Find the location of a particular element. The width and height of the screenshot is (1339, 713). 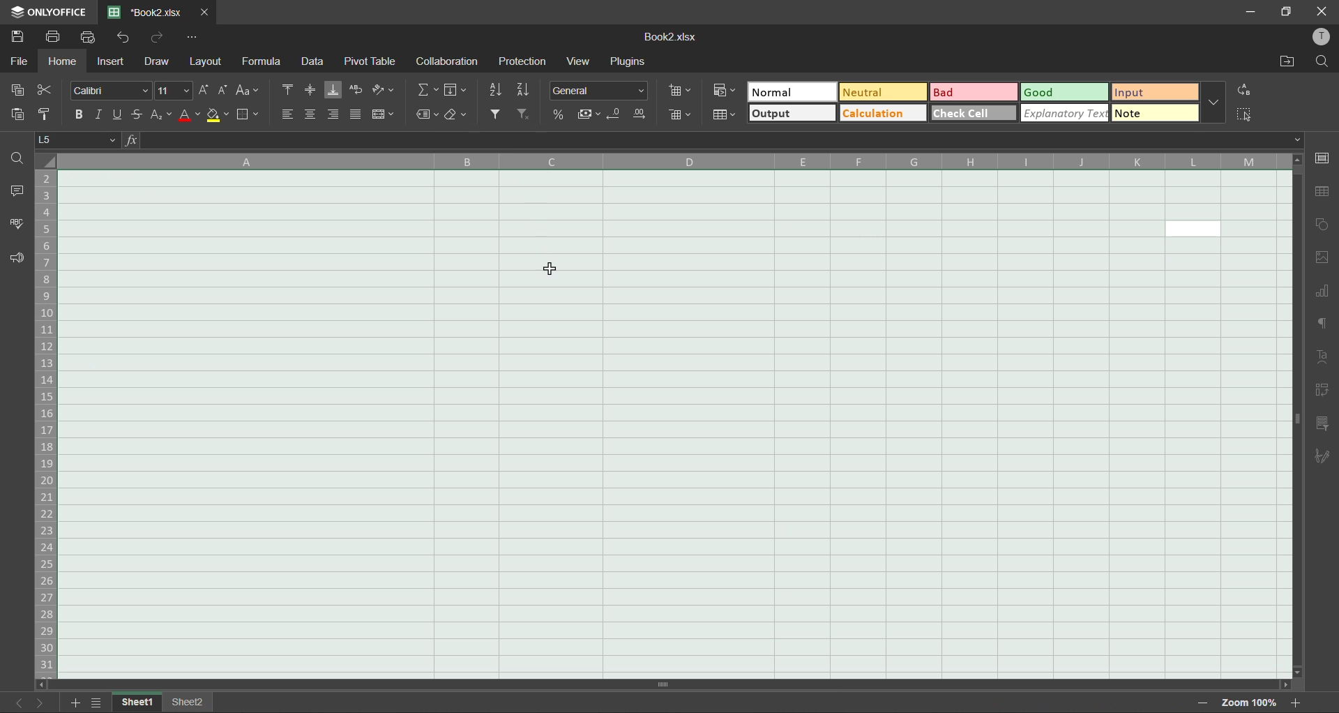

row numberss is located at coordinates (46, 423).